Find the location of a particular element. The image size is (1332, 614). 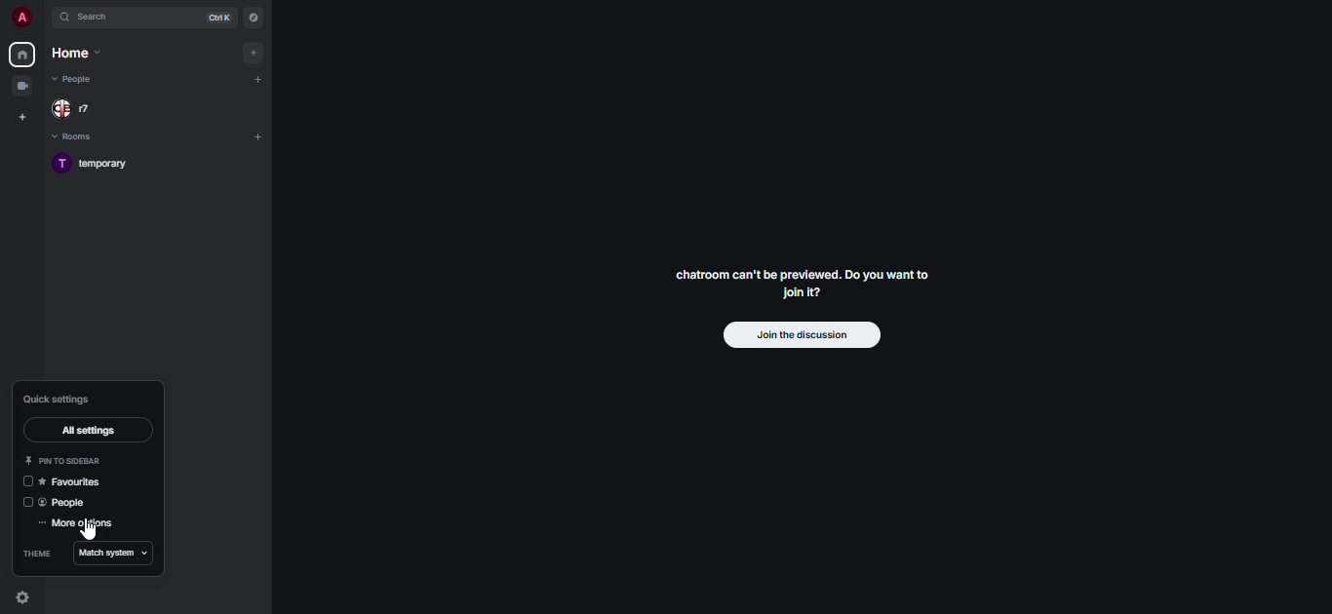

search is located at coordinates (98, 19).